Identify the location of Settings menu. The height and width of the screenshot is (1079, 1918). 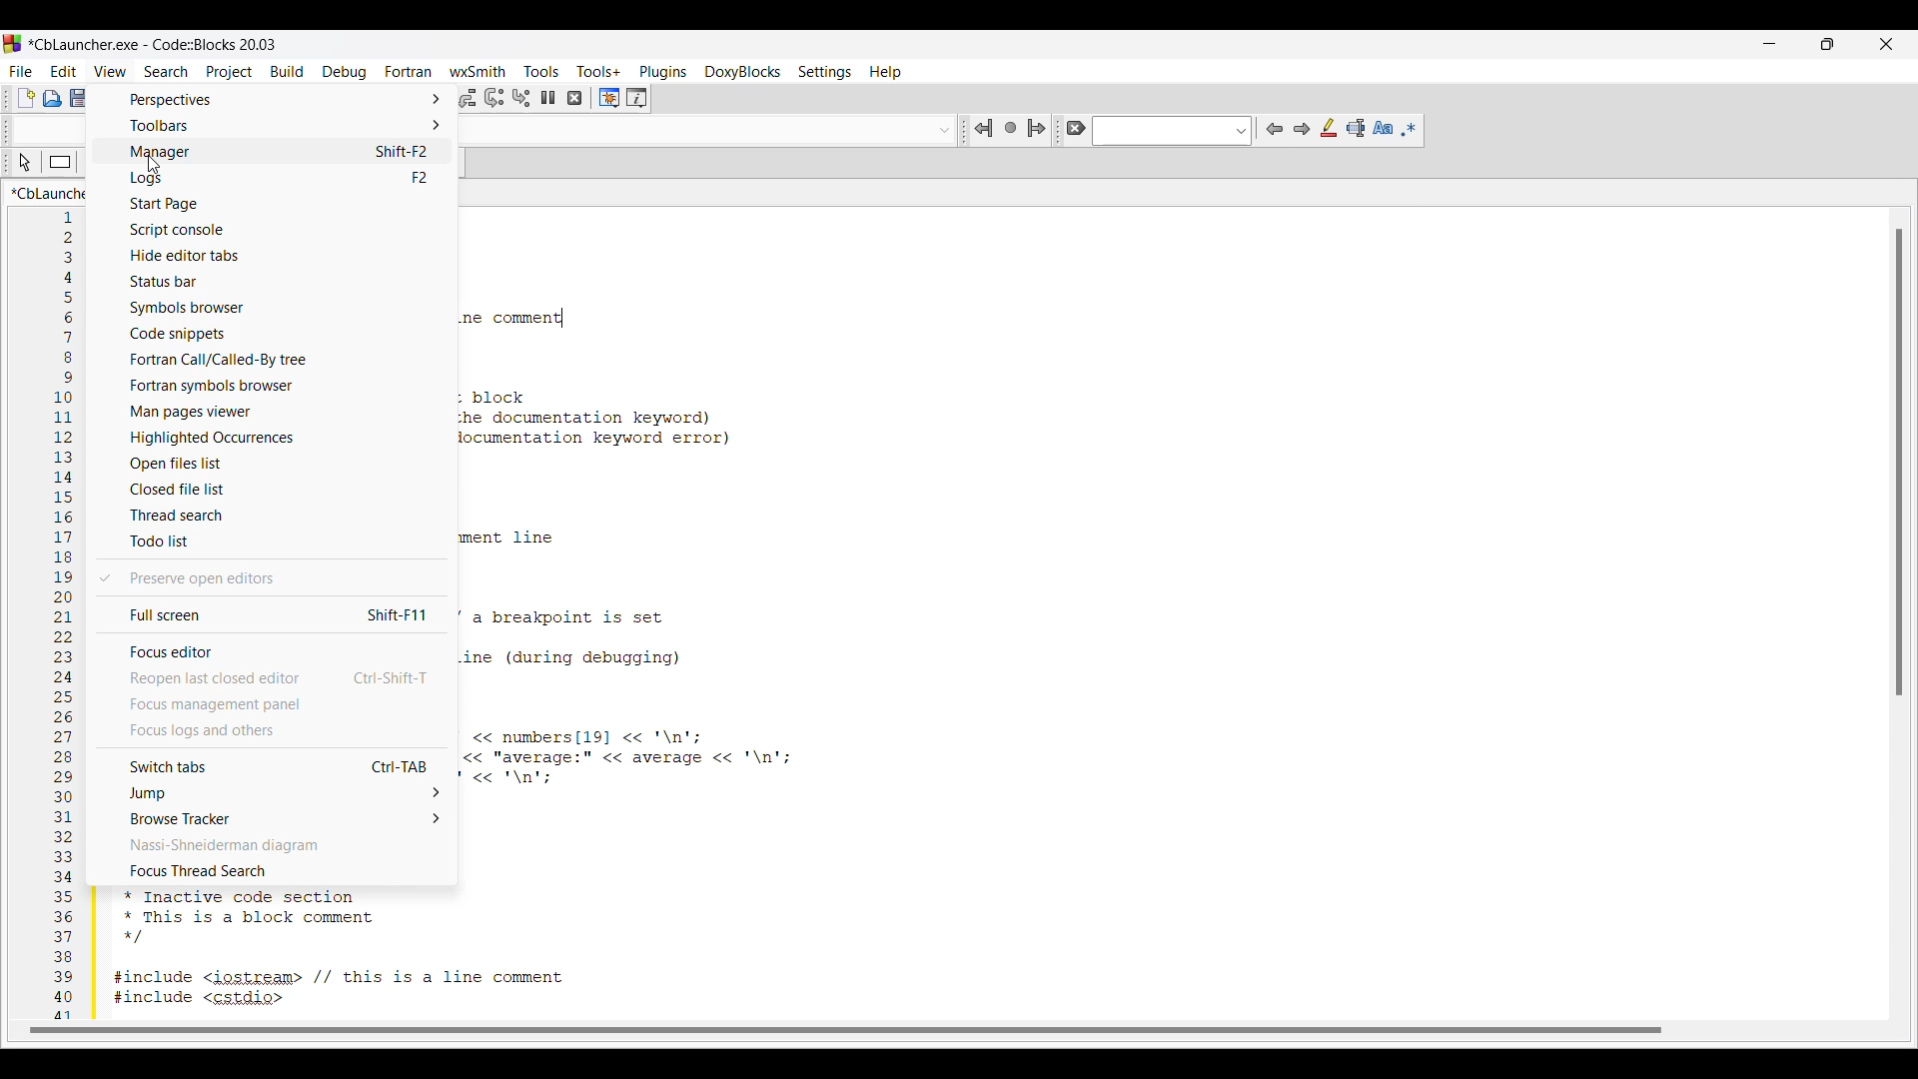
(824, 72).